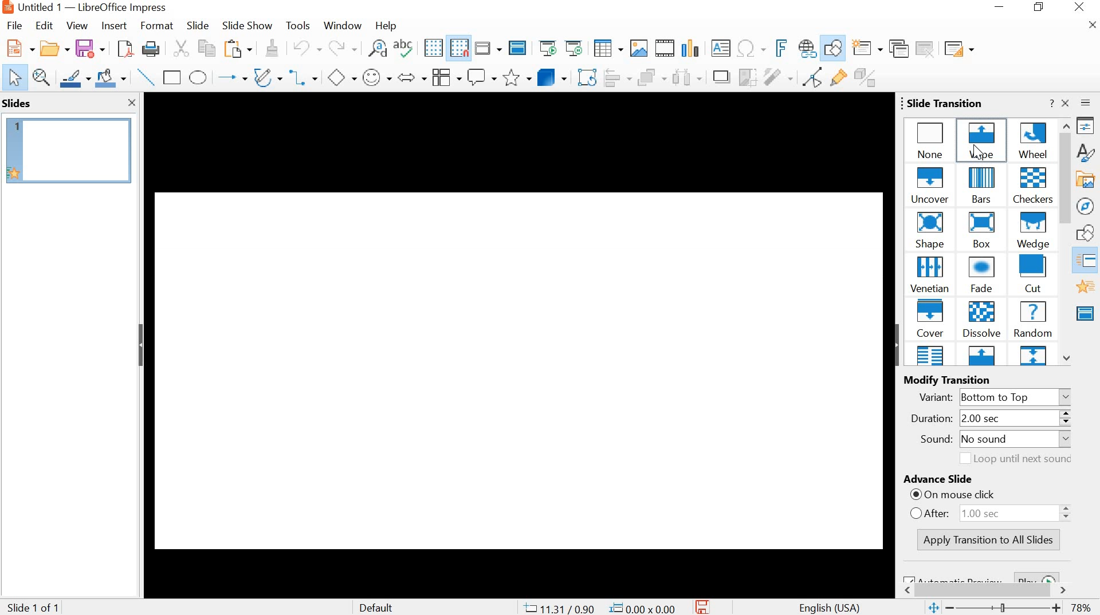 This screenshot has width=1100, height=615. Describe the element at coordinates (1066, 104) in the screenshot. I see `close sidebar deck` at that location.